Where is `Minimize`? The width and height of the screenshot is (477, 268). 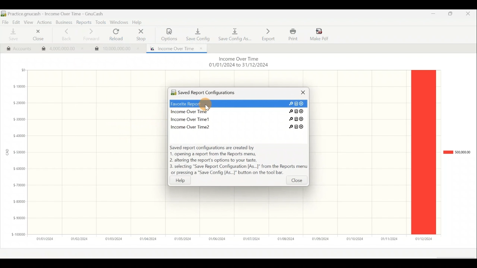 Minimize is located at coordinates (431, 16).